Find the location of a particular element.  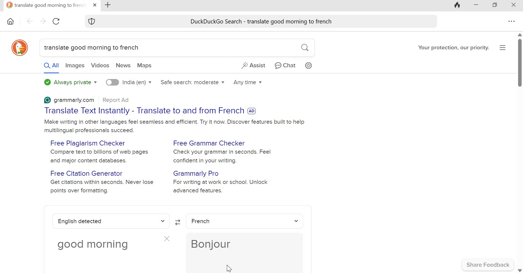

Your protection, our priority is located at coordinates (450, 48).